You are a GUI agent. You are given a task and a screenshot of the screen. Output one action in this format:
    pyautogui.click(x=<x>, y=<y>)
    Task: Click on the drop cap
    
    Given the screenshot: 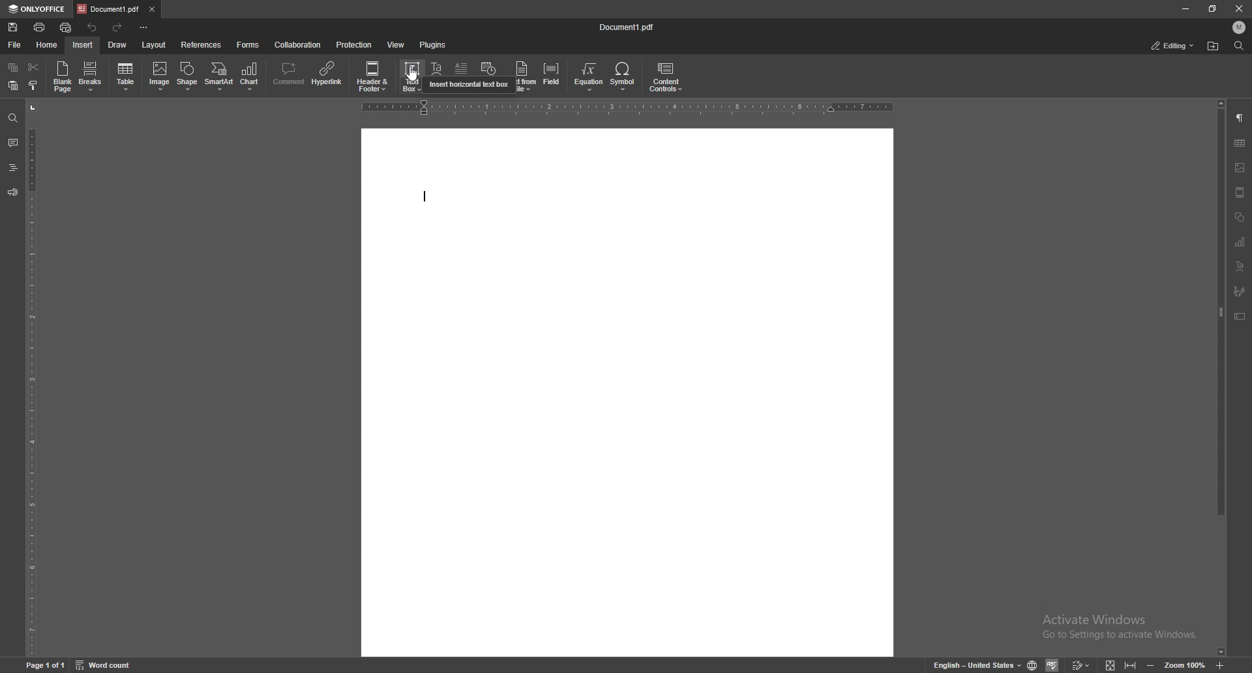 What is the action you would take?
    pyautogui.click(x=461, y=76)
    